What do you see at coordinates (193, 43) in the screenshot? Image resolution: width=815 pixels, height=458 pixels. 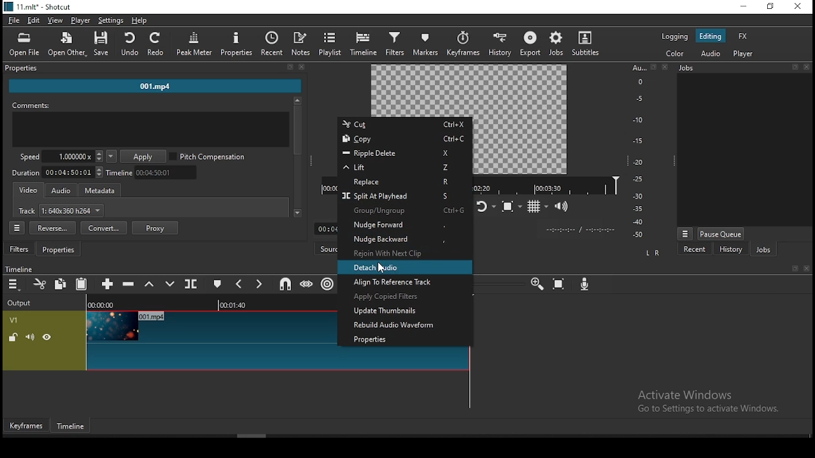 I see `peak meter` at bounding box center [193, 43].